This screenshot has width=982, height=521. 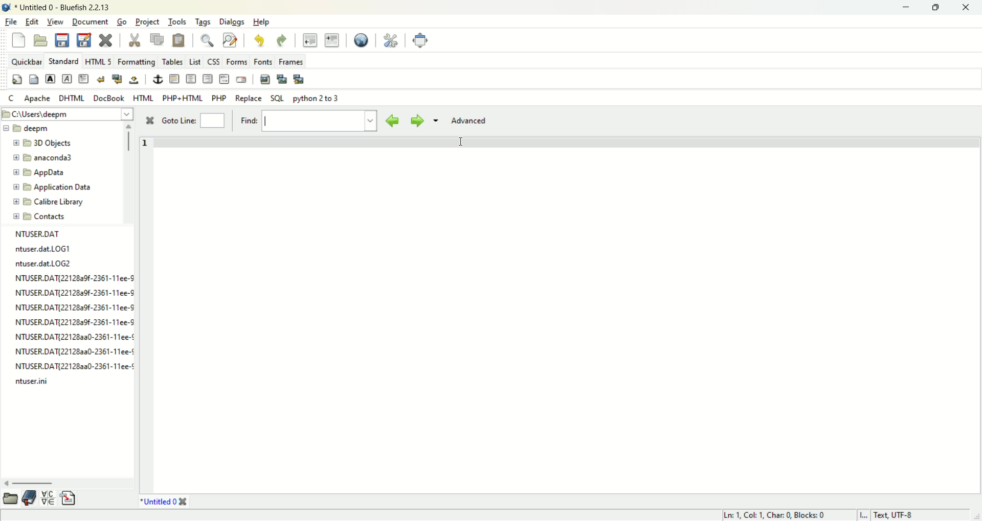 What do you see at coordinates (290, 61) in the screenshot?
I see `frames` at bounding box center [290, 61].